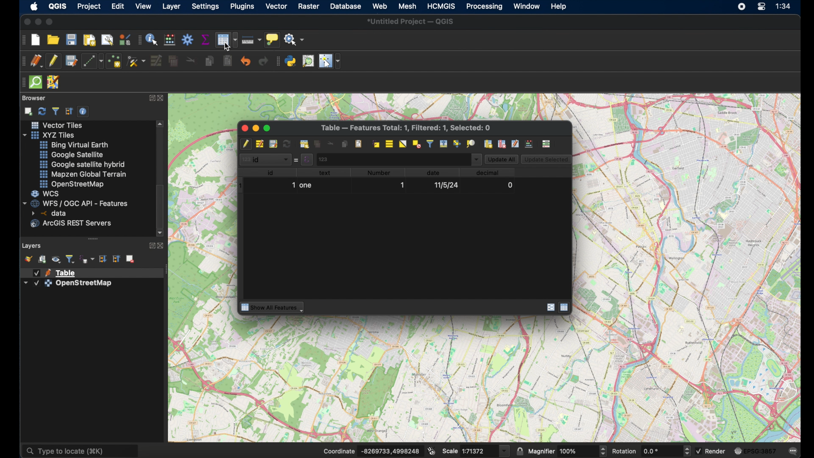  I want to click on table - features total : 1, filtered: 1, selected: 0, so click(407, 127).